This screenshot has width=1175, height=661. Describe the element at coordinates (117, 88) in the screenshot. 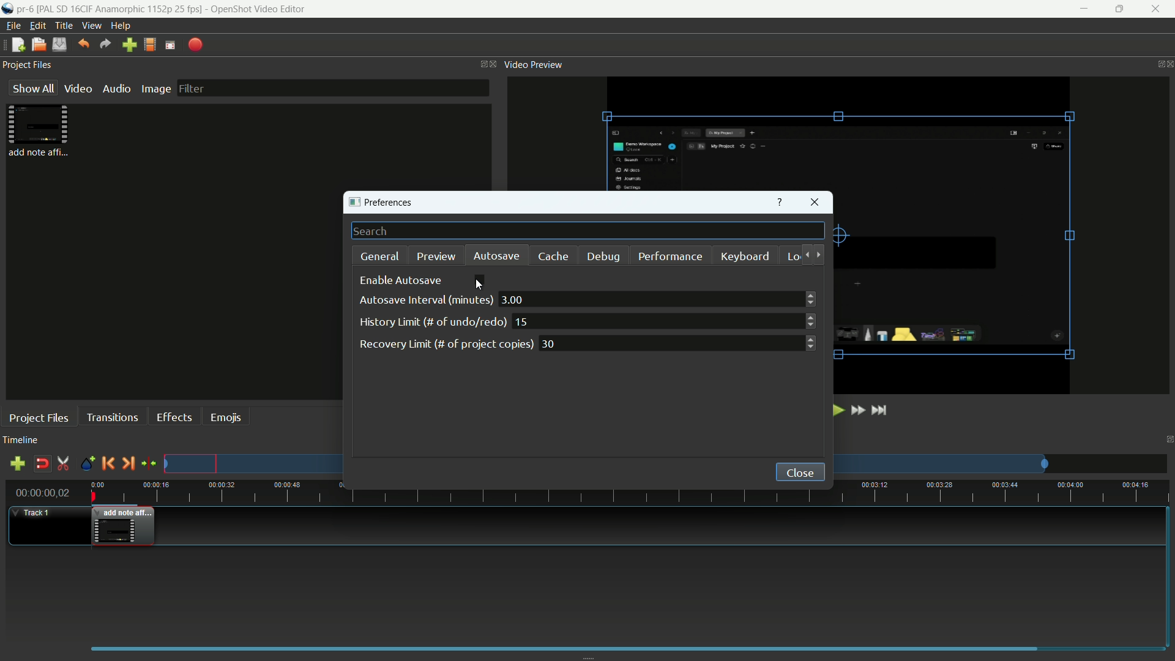

I see `audio` at that location.